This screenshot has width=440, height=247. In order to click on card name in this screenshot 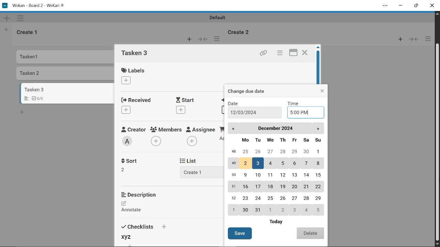, I will do `click(137, 54)`.